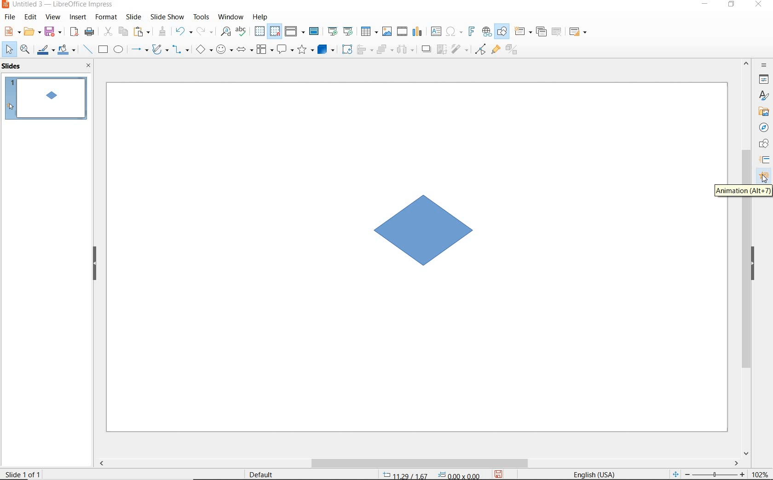  Describe the element at coordinates (45, 51) in the screenshot. I see `line color` at that location.